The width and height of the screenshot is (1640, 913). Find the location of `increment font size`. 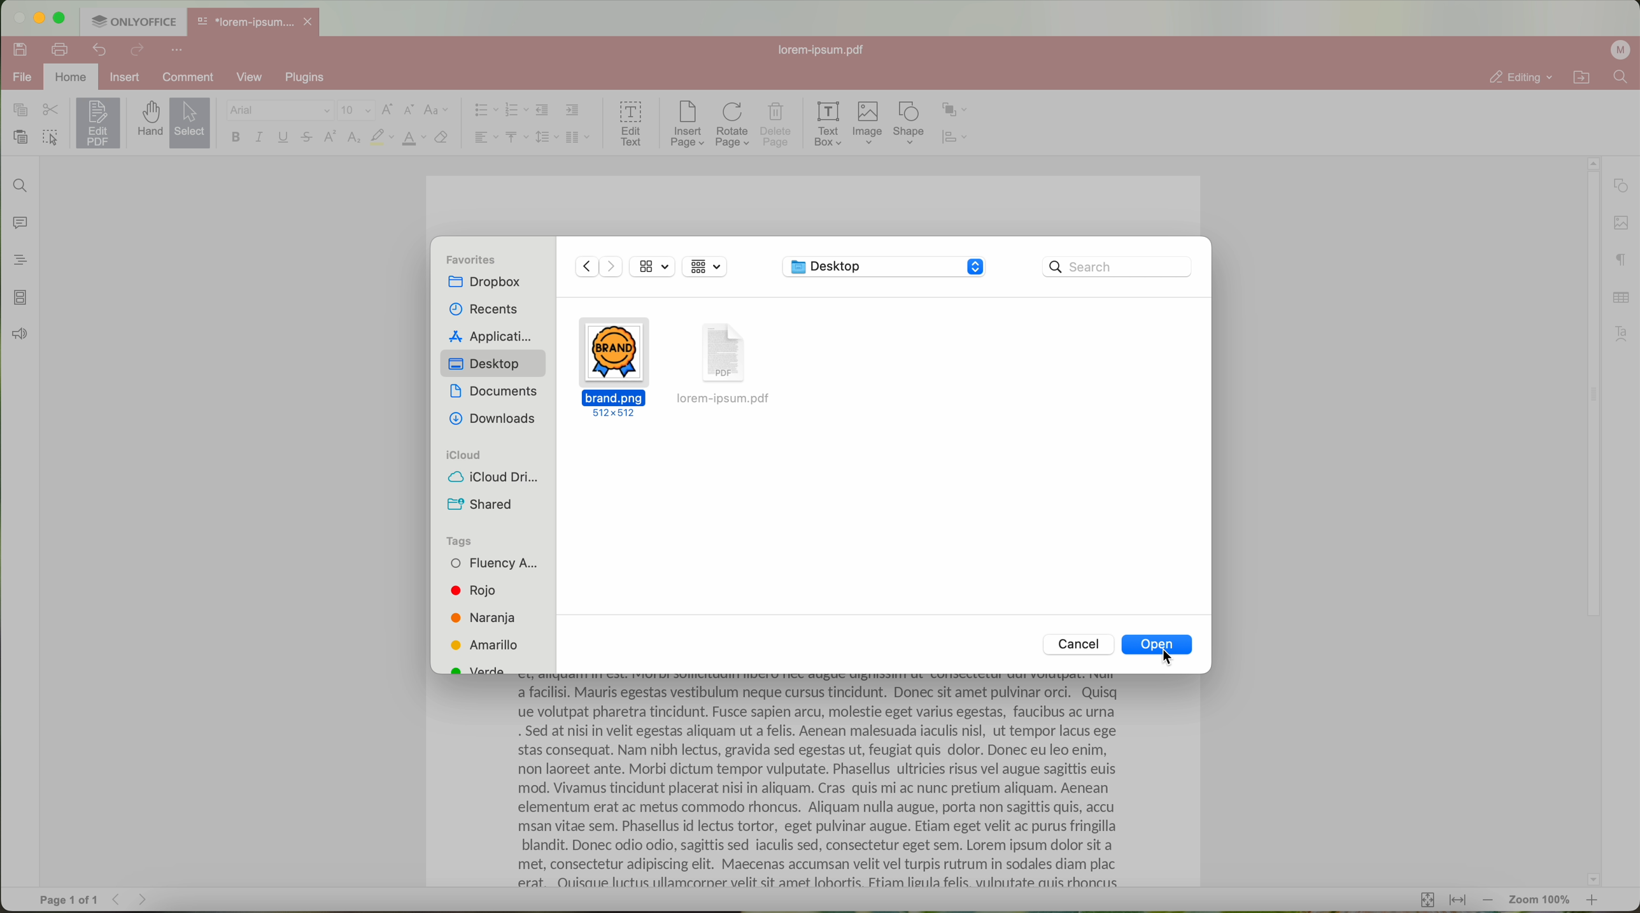

increment font size is located at coordinates (387, 110).